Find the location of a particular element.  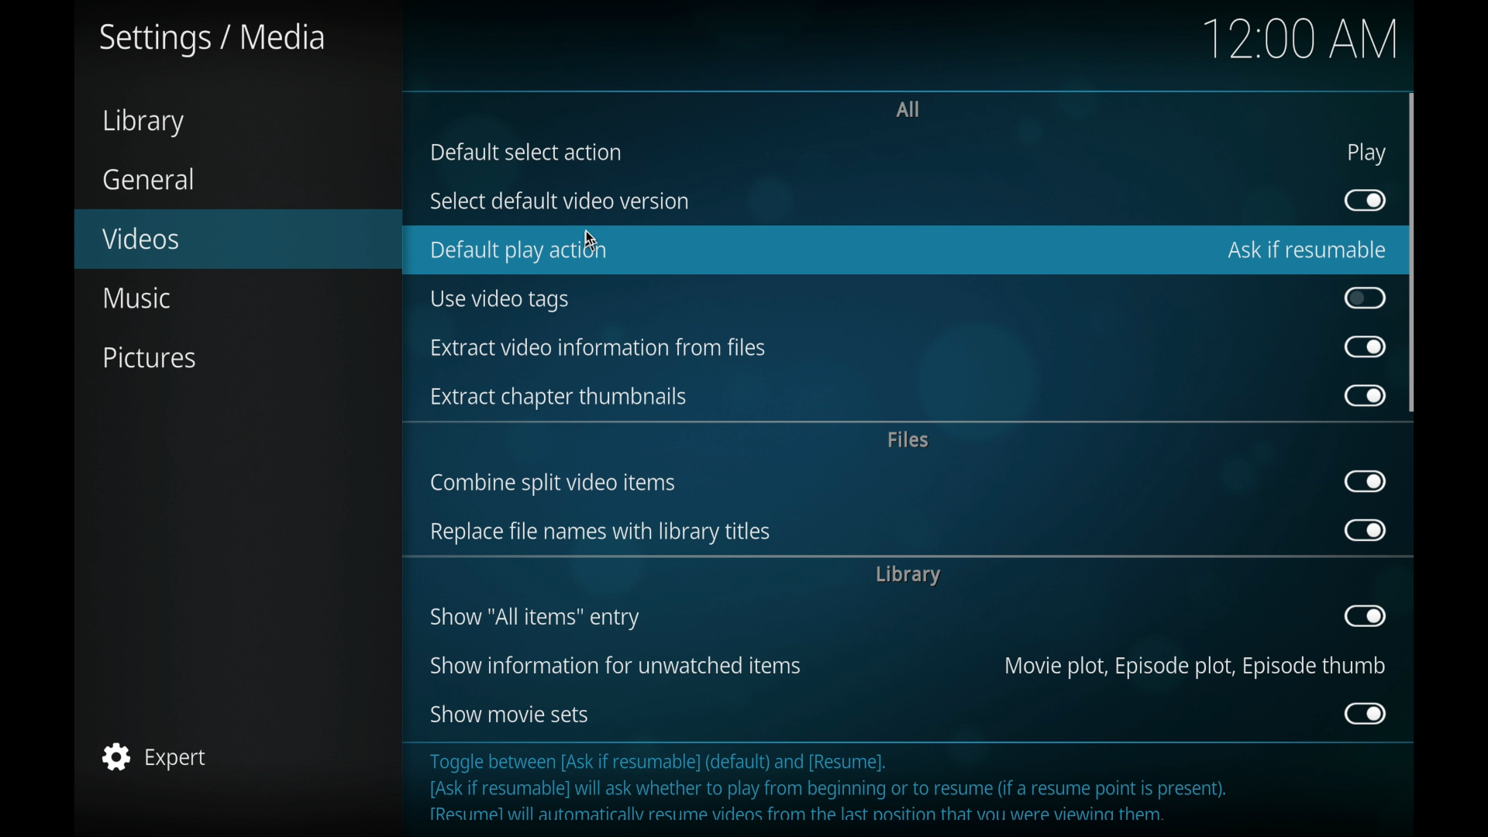

general is located at coordinates (149, 179).